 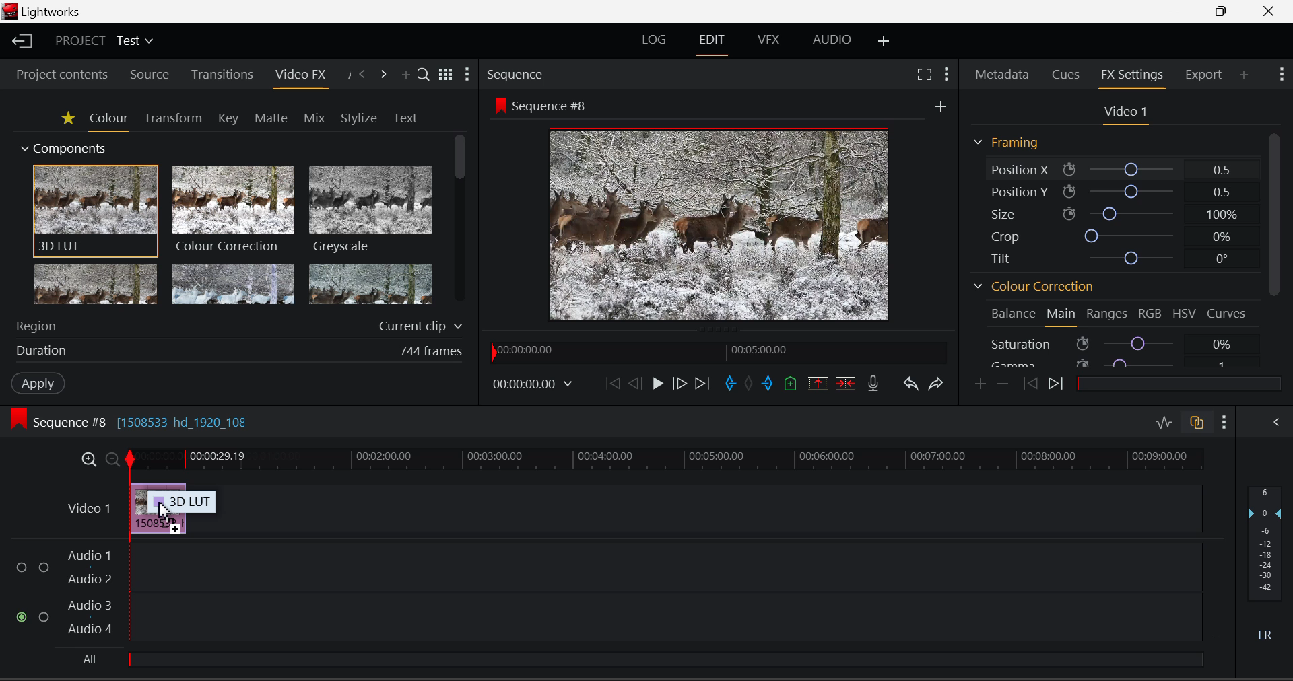 I want to click on Audio Track, so click(x=666, y=565).